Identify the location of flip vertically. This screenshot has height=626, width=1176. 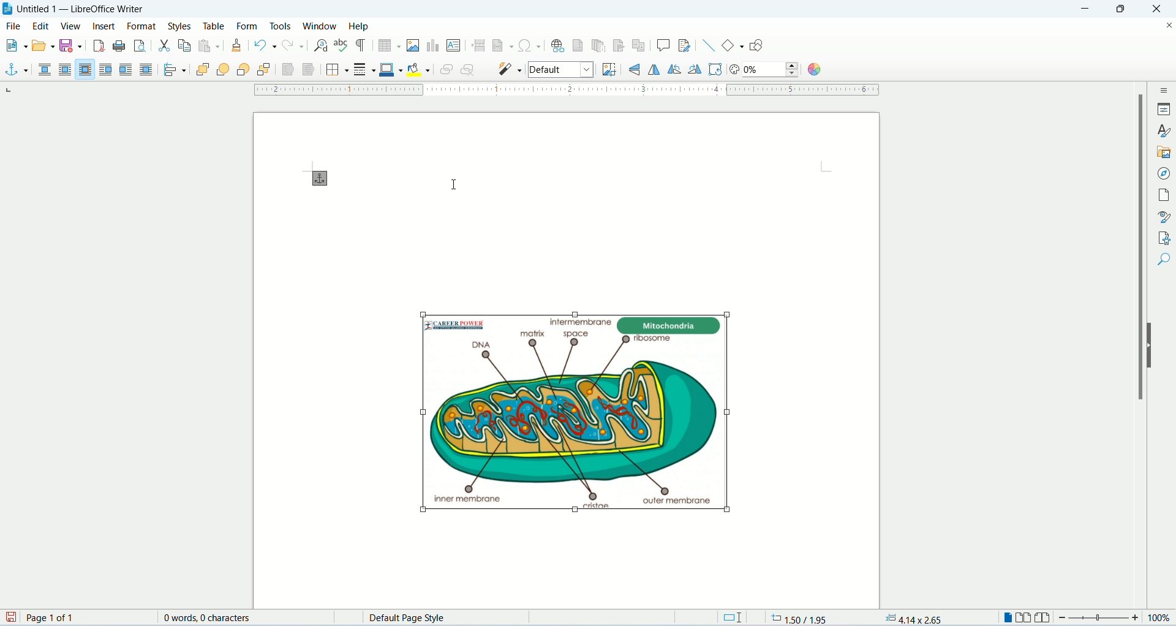
(654, 69).